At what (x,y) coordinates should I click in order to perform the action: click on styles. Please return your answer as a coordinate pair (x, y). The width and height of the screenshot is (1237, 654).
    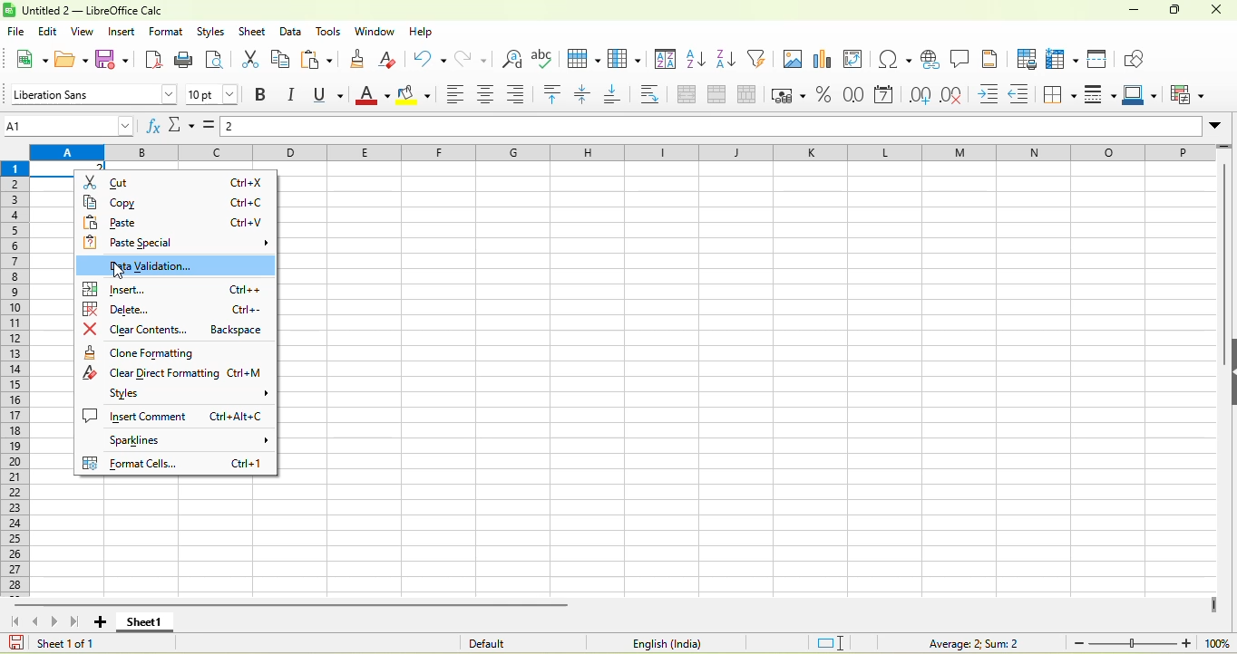
    Looking at the image, I should click on (209, 32).